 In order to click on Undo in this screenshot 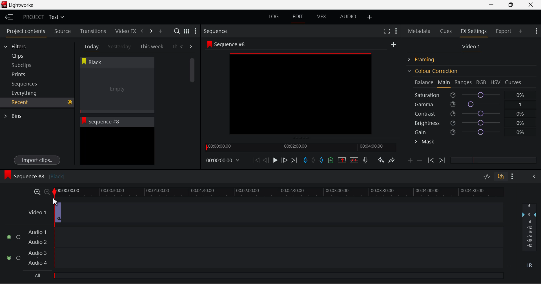, I will do `click(381, 161)`.